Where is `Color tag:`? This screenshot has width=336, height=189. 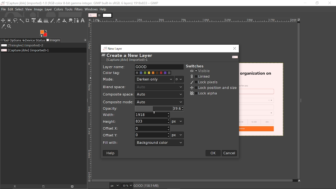
Color tag: is located at coordinates (113, 72).